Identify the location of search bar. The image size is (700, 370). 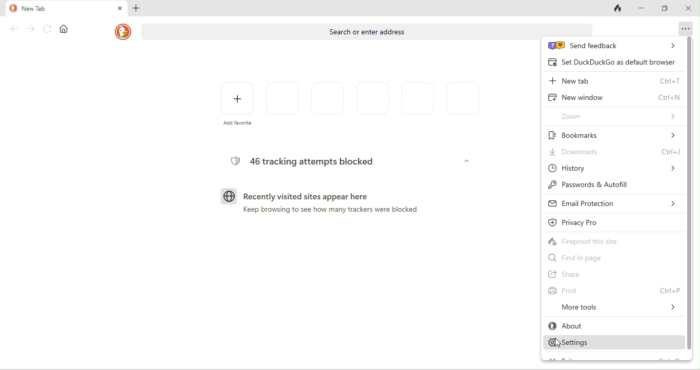
(369, 30).